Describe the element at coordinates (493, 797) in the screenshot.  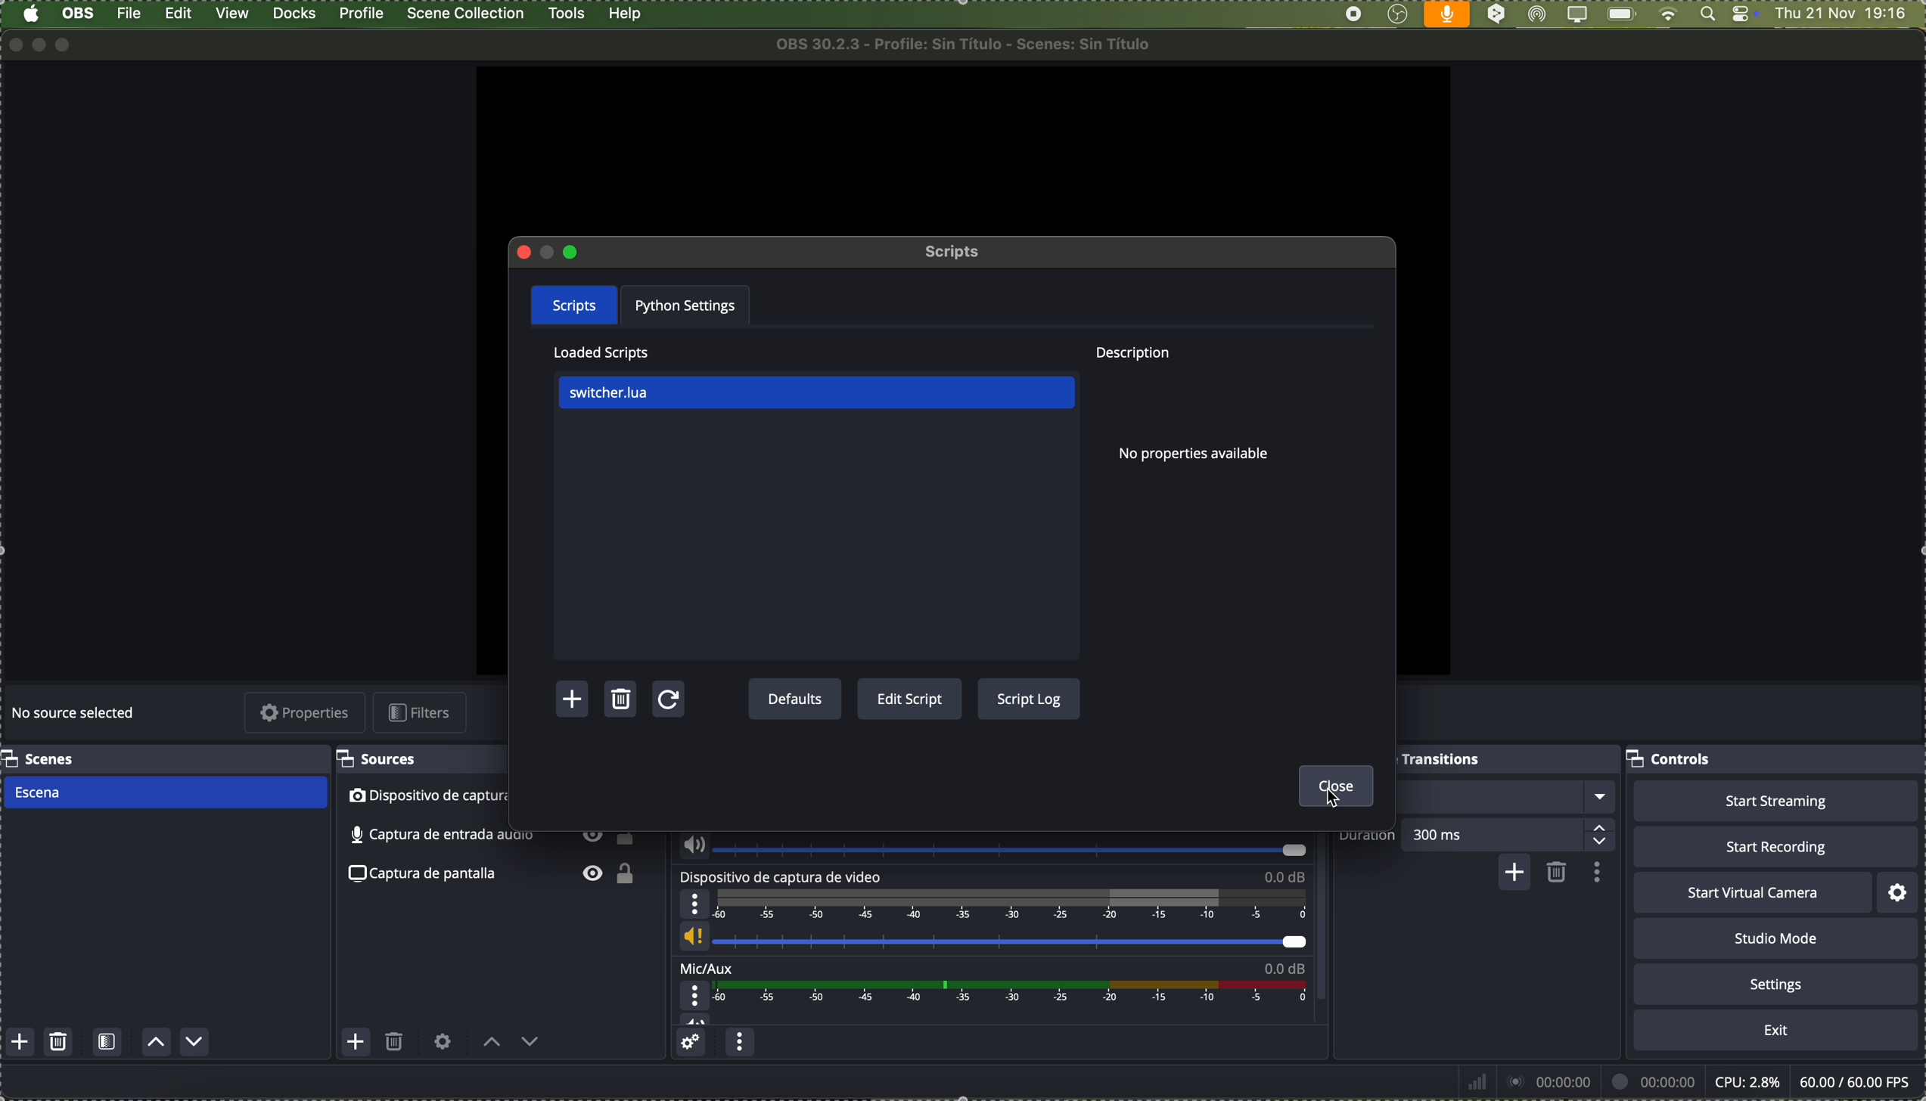
I see `video capture device` at that location.